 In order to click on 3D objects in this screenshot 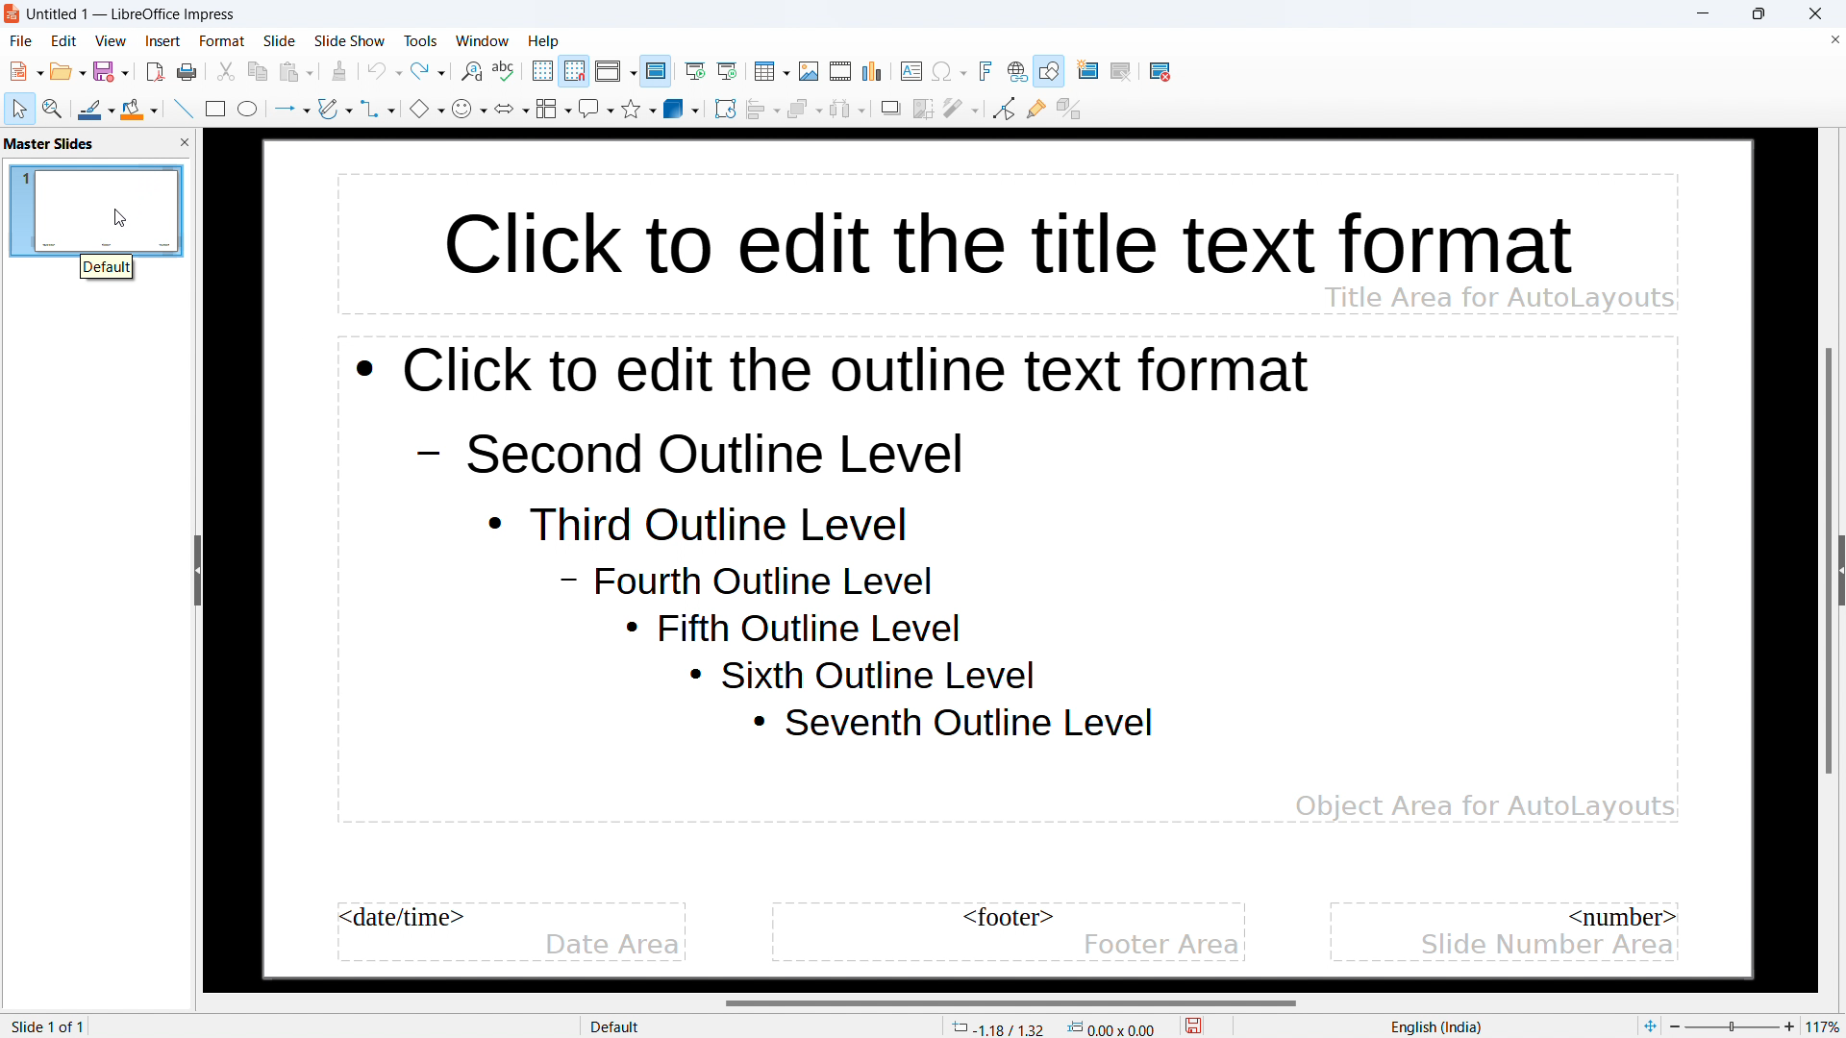, I will do `click(682, 109)`.